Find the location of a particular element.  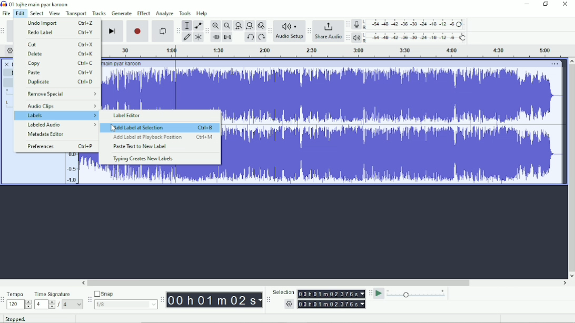

Audacity playback meter toolbar is located at coordinates (348, 38).